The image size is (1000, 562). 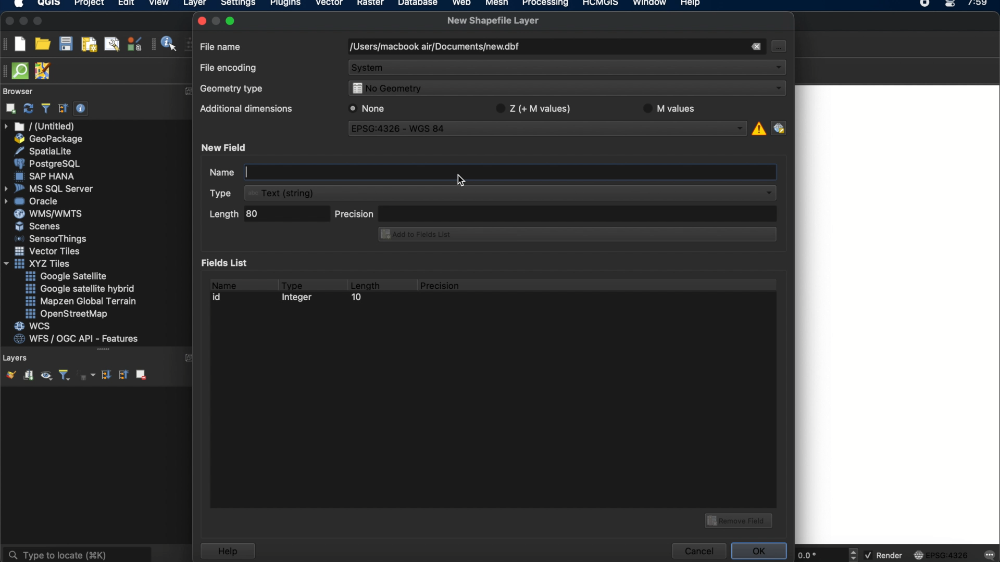 What do you see at coordinates (44, 71) in the screenshot?
I see `JOSM remote` at bounding box center [44, 71].